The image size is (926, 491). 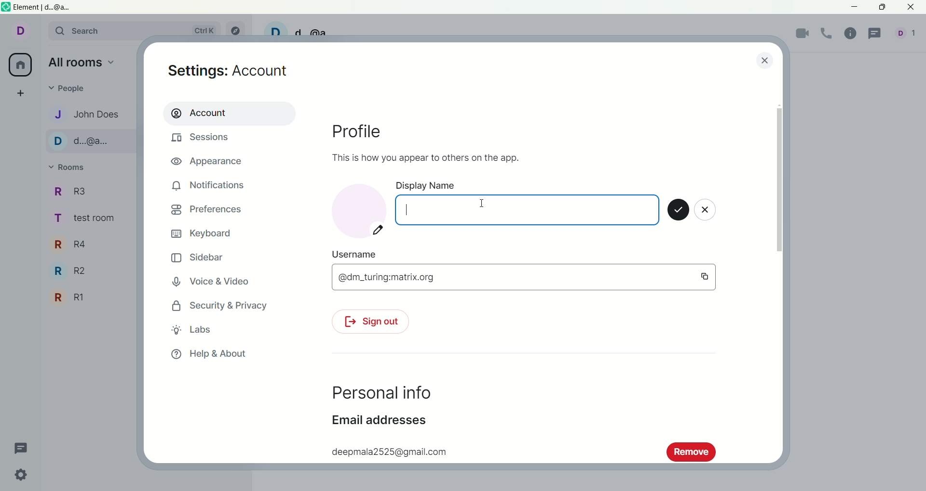 What do you see at coordinates (21, 446) in the screenshot?
I see `threads` at bounding box center [21, 446].